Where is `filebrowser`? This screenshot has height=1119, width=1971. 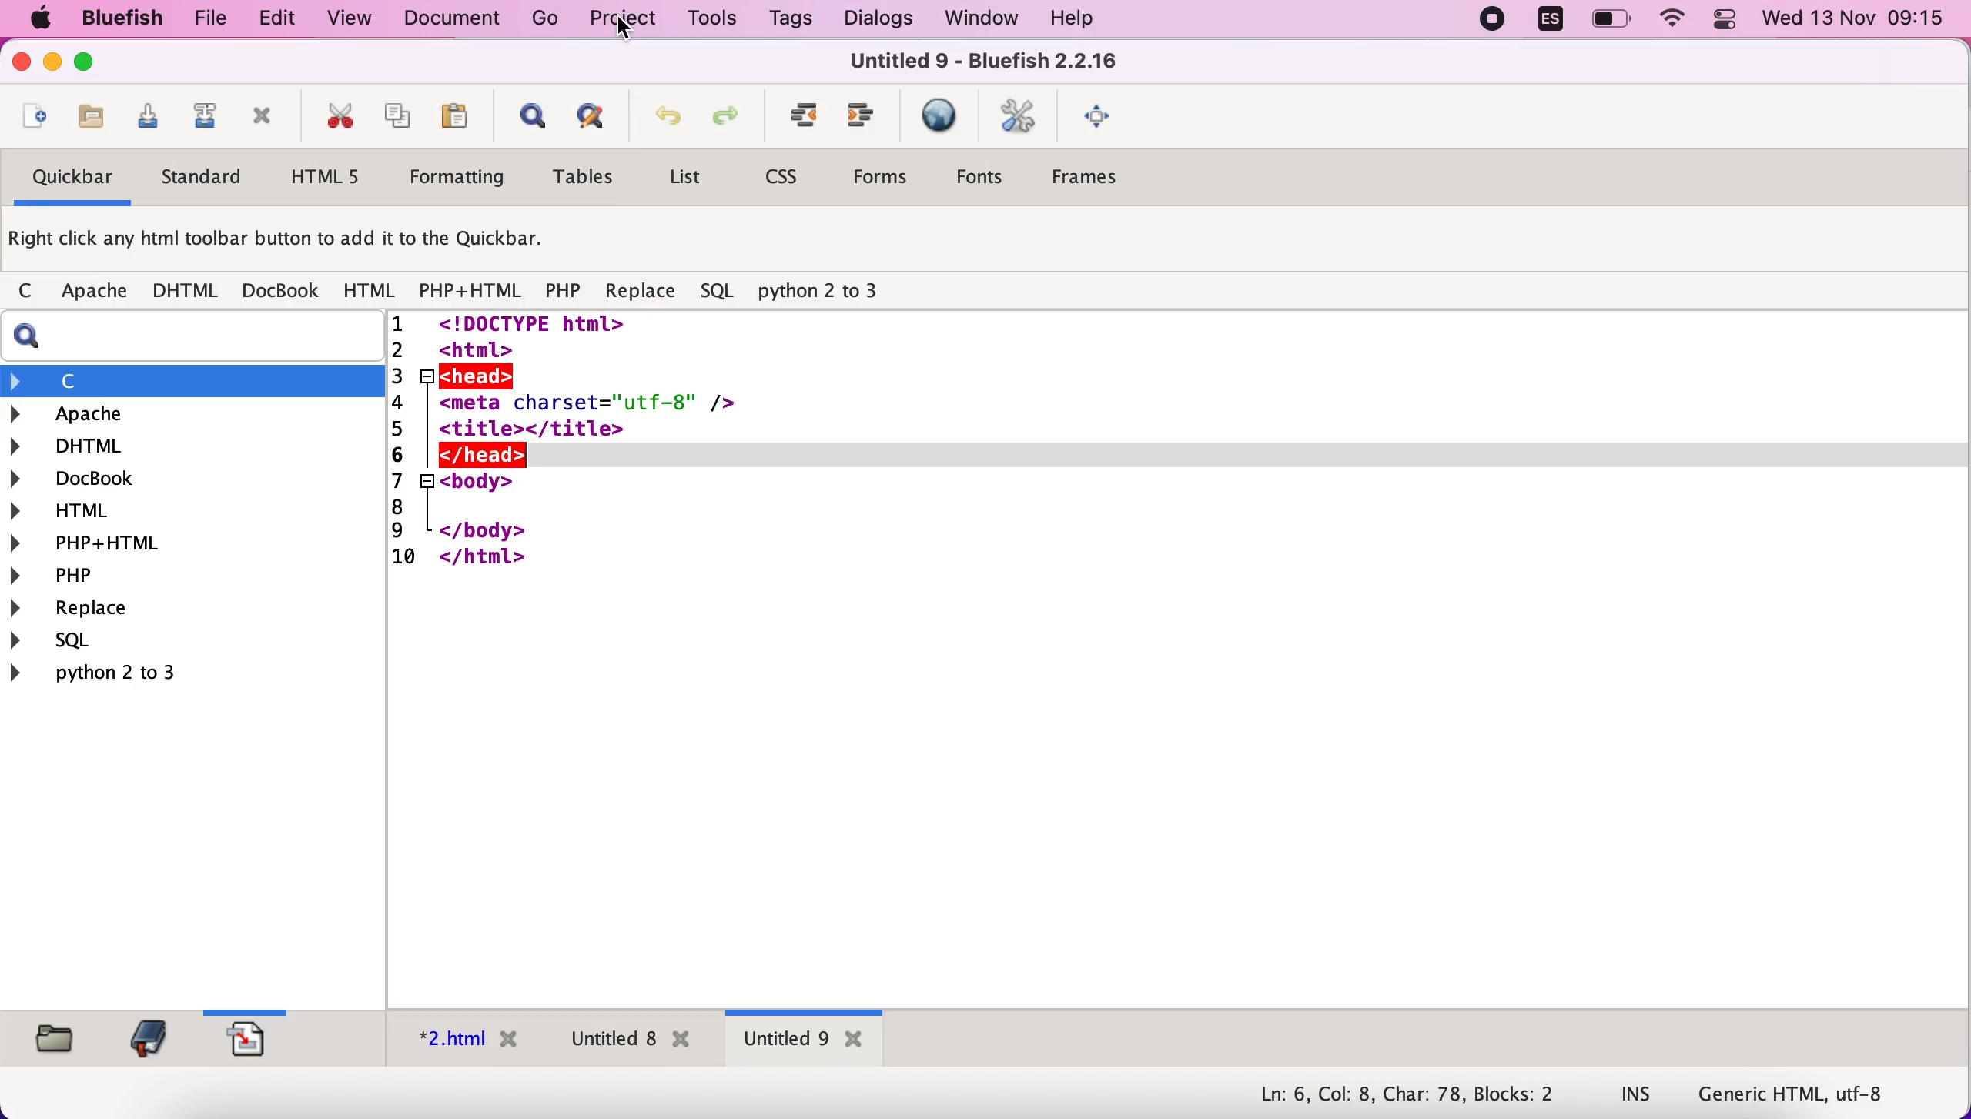
filebrowser is located at coordinates (49, 1037).